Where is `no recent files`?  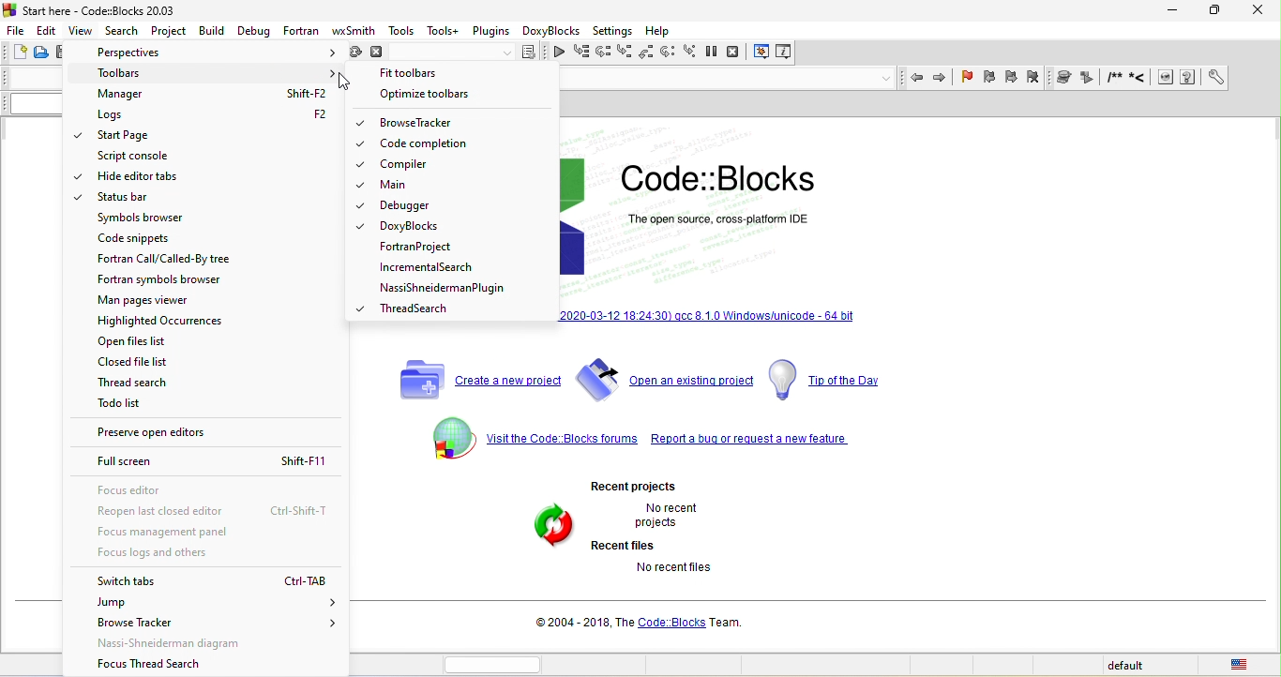
no recent files is located at coordinates (671, 570).